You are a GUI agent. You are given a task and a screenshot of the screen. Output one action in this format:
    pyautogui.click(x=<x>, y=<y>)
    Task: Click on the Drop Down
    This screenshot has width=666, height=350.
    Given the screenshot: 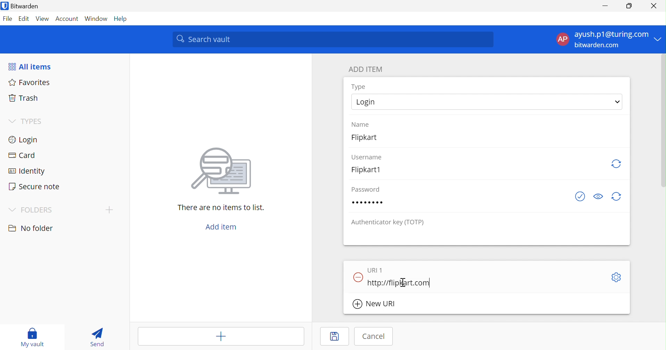 What is the action you would take?
    pyautogui.click(x=12, y=210)
    